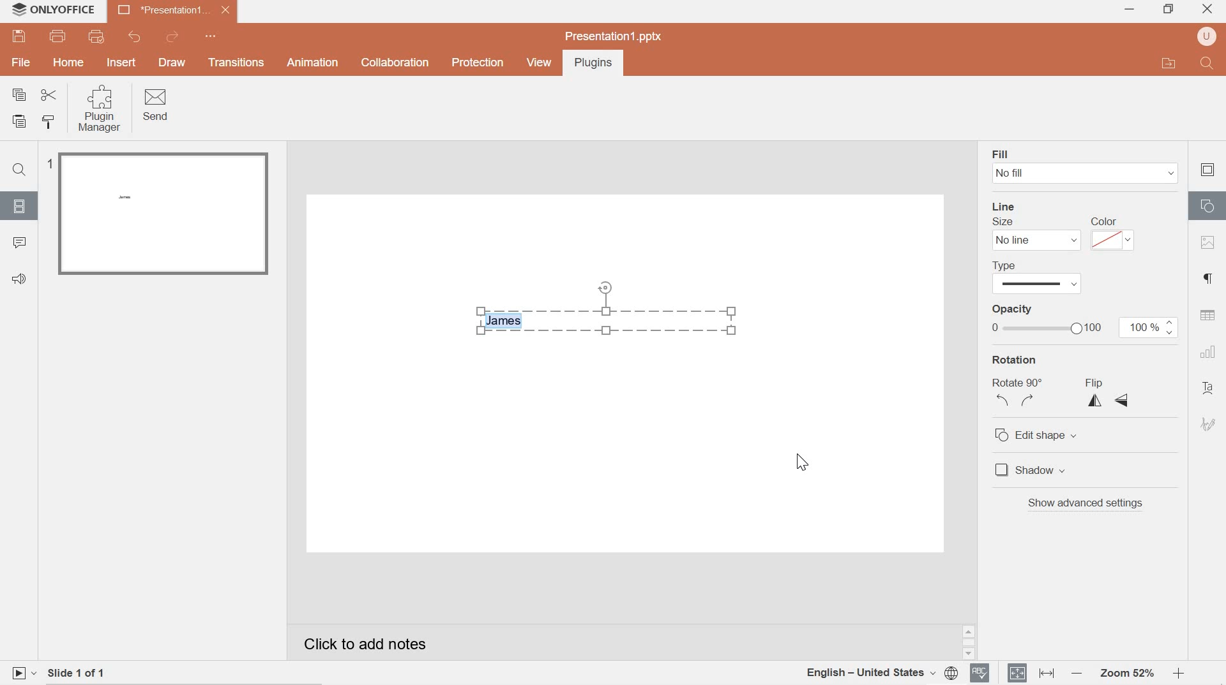  I want to click on color, so click(1113, 233).